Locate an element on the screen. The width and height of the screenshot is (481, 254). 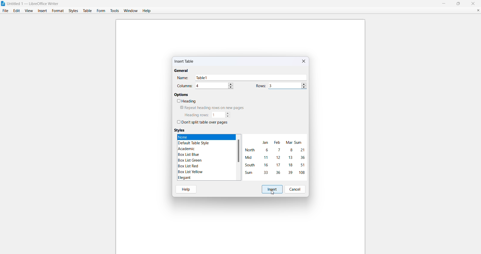
minimize is located at coordinates (442, 3).